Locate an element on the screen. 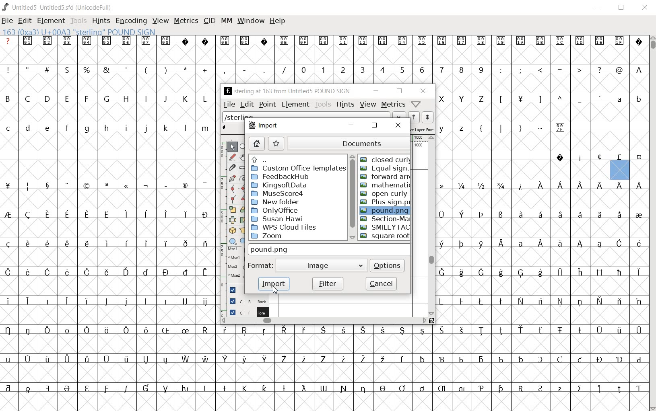  Symbol is located at coordinates (205, 358).